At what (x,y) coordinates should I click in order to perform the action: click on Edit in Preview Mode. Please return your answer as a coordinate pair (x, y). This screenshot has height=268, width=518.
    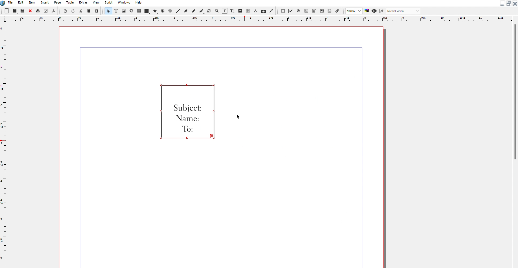
    Looking at the image, I should click on (382, 11).